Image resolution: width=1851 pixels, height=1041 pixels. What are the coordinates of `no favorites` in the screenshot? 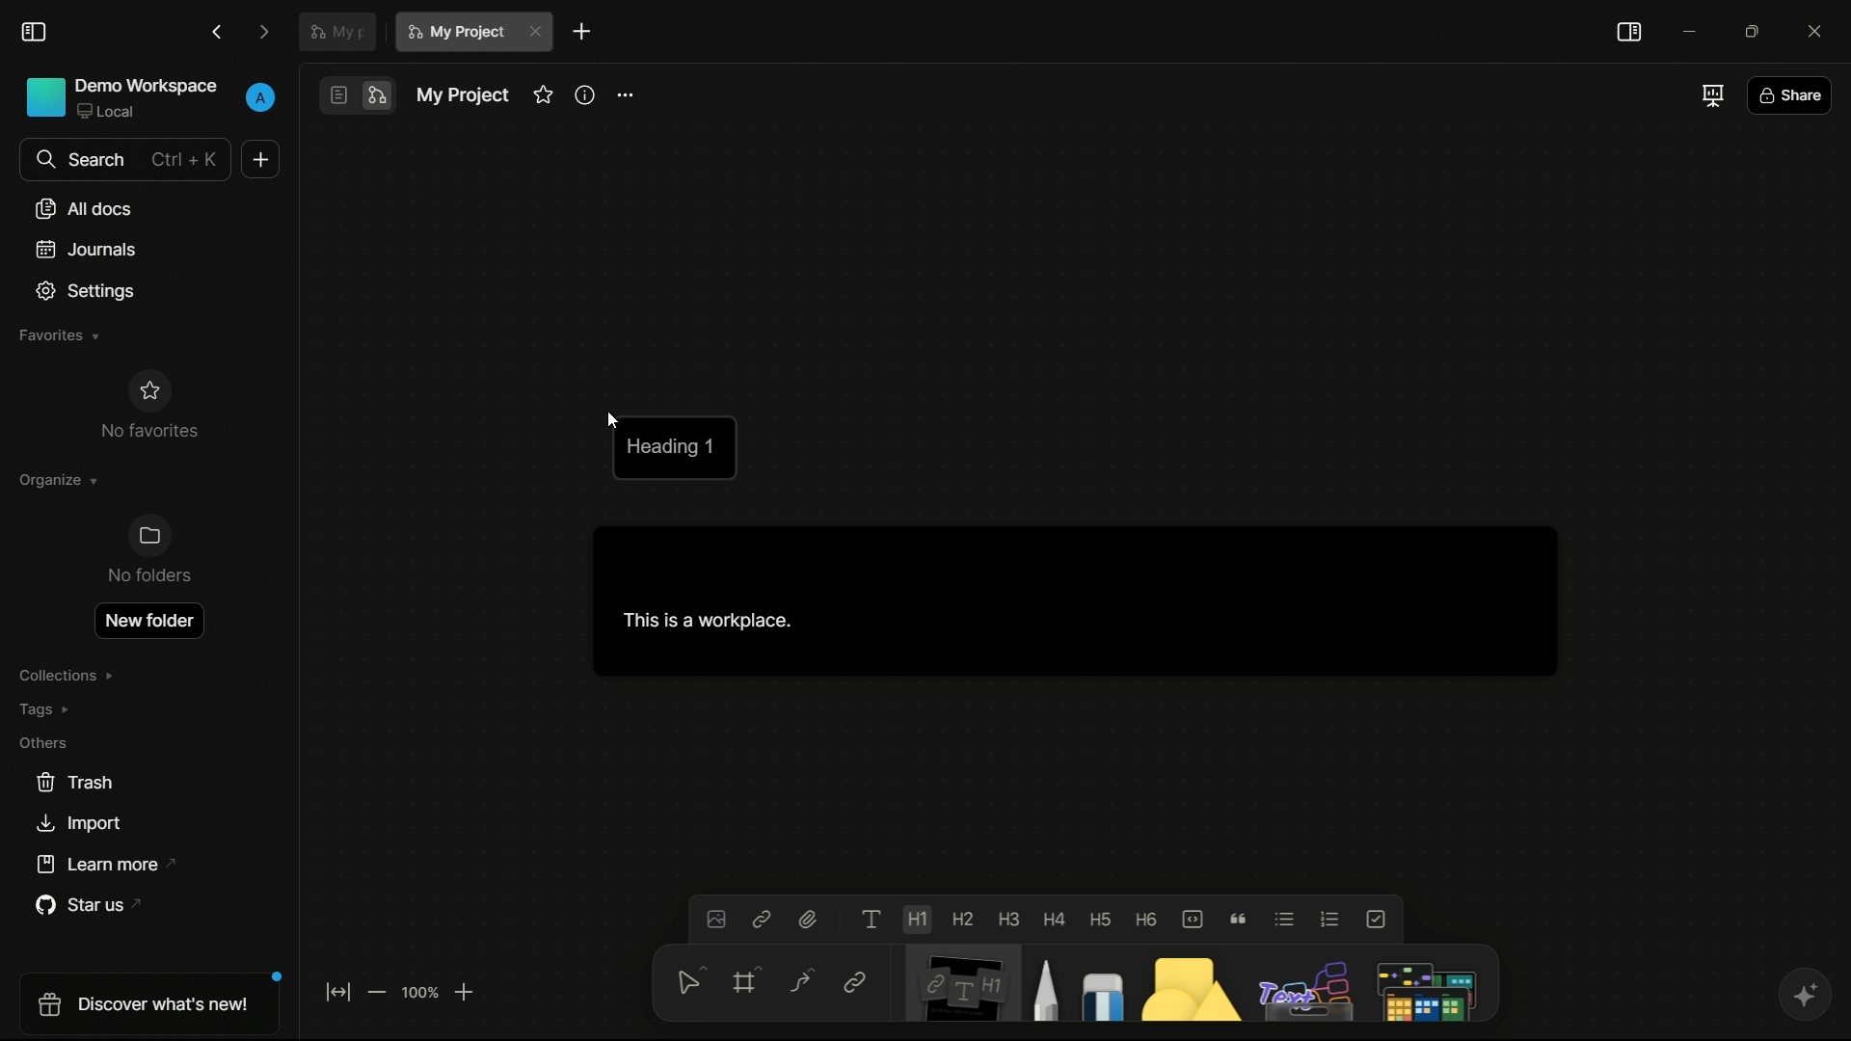 It's located at (148, 406).